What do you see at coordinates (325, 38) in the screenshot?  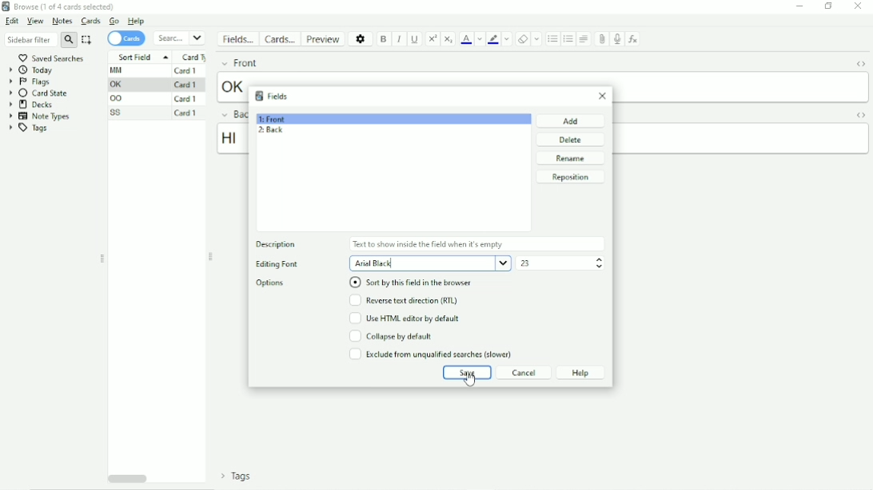 I see `Preview` at bounding box center [325, 38].